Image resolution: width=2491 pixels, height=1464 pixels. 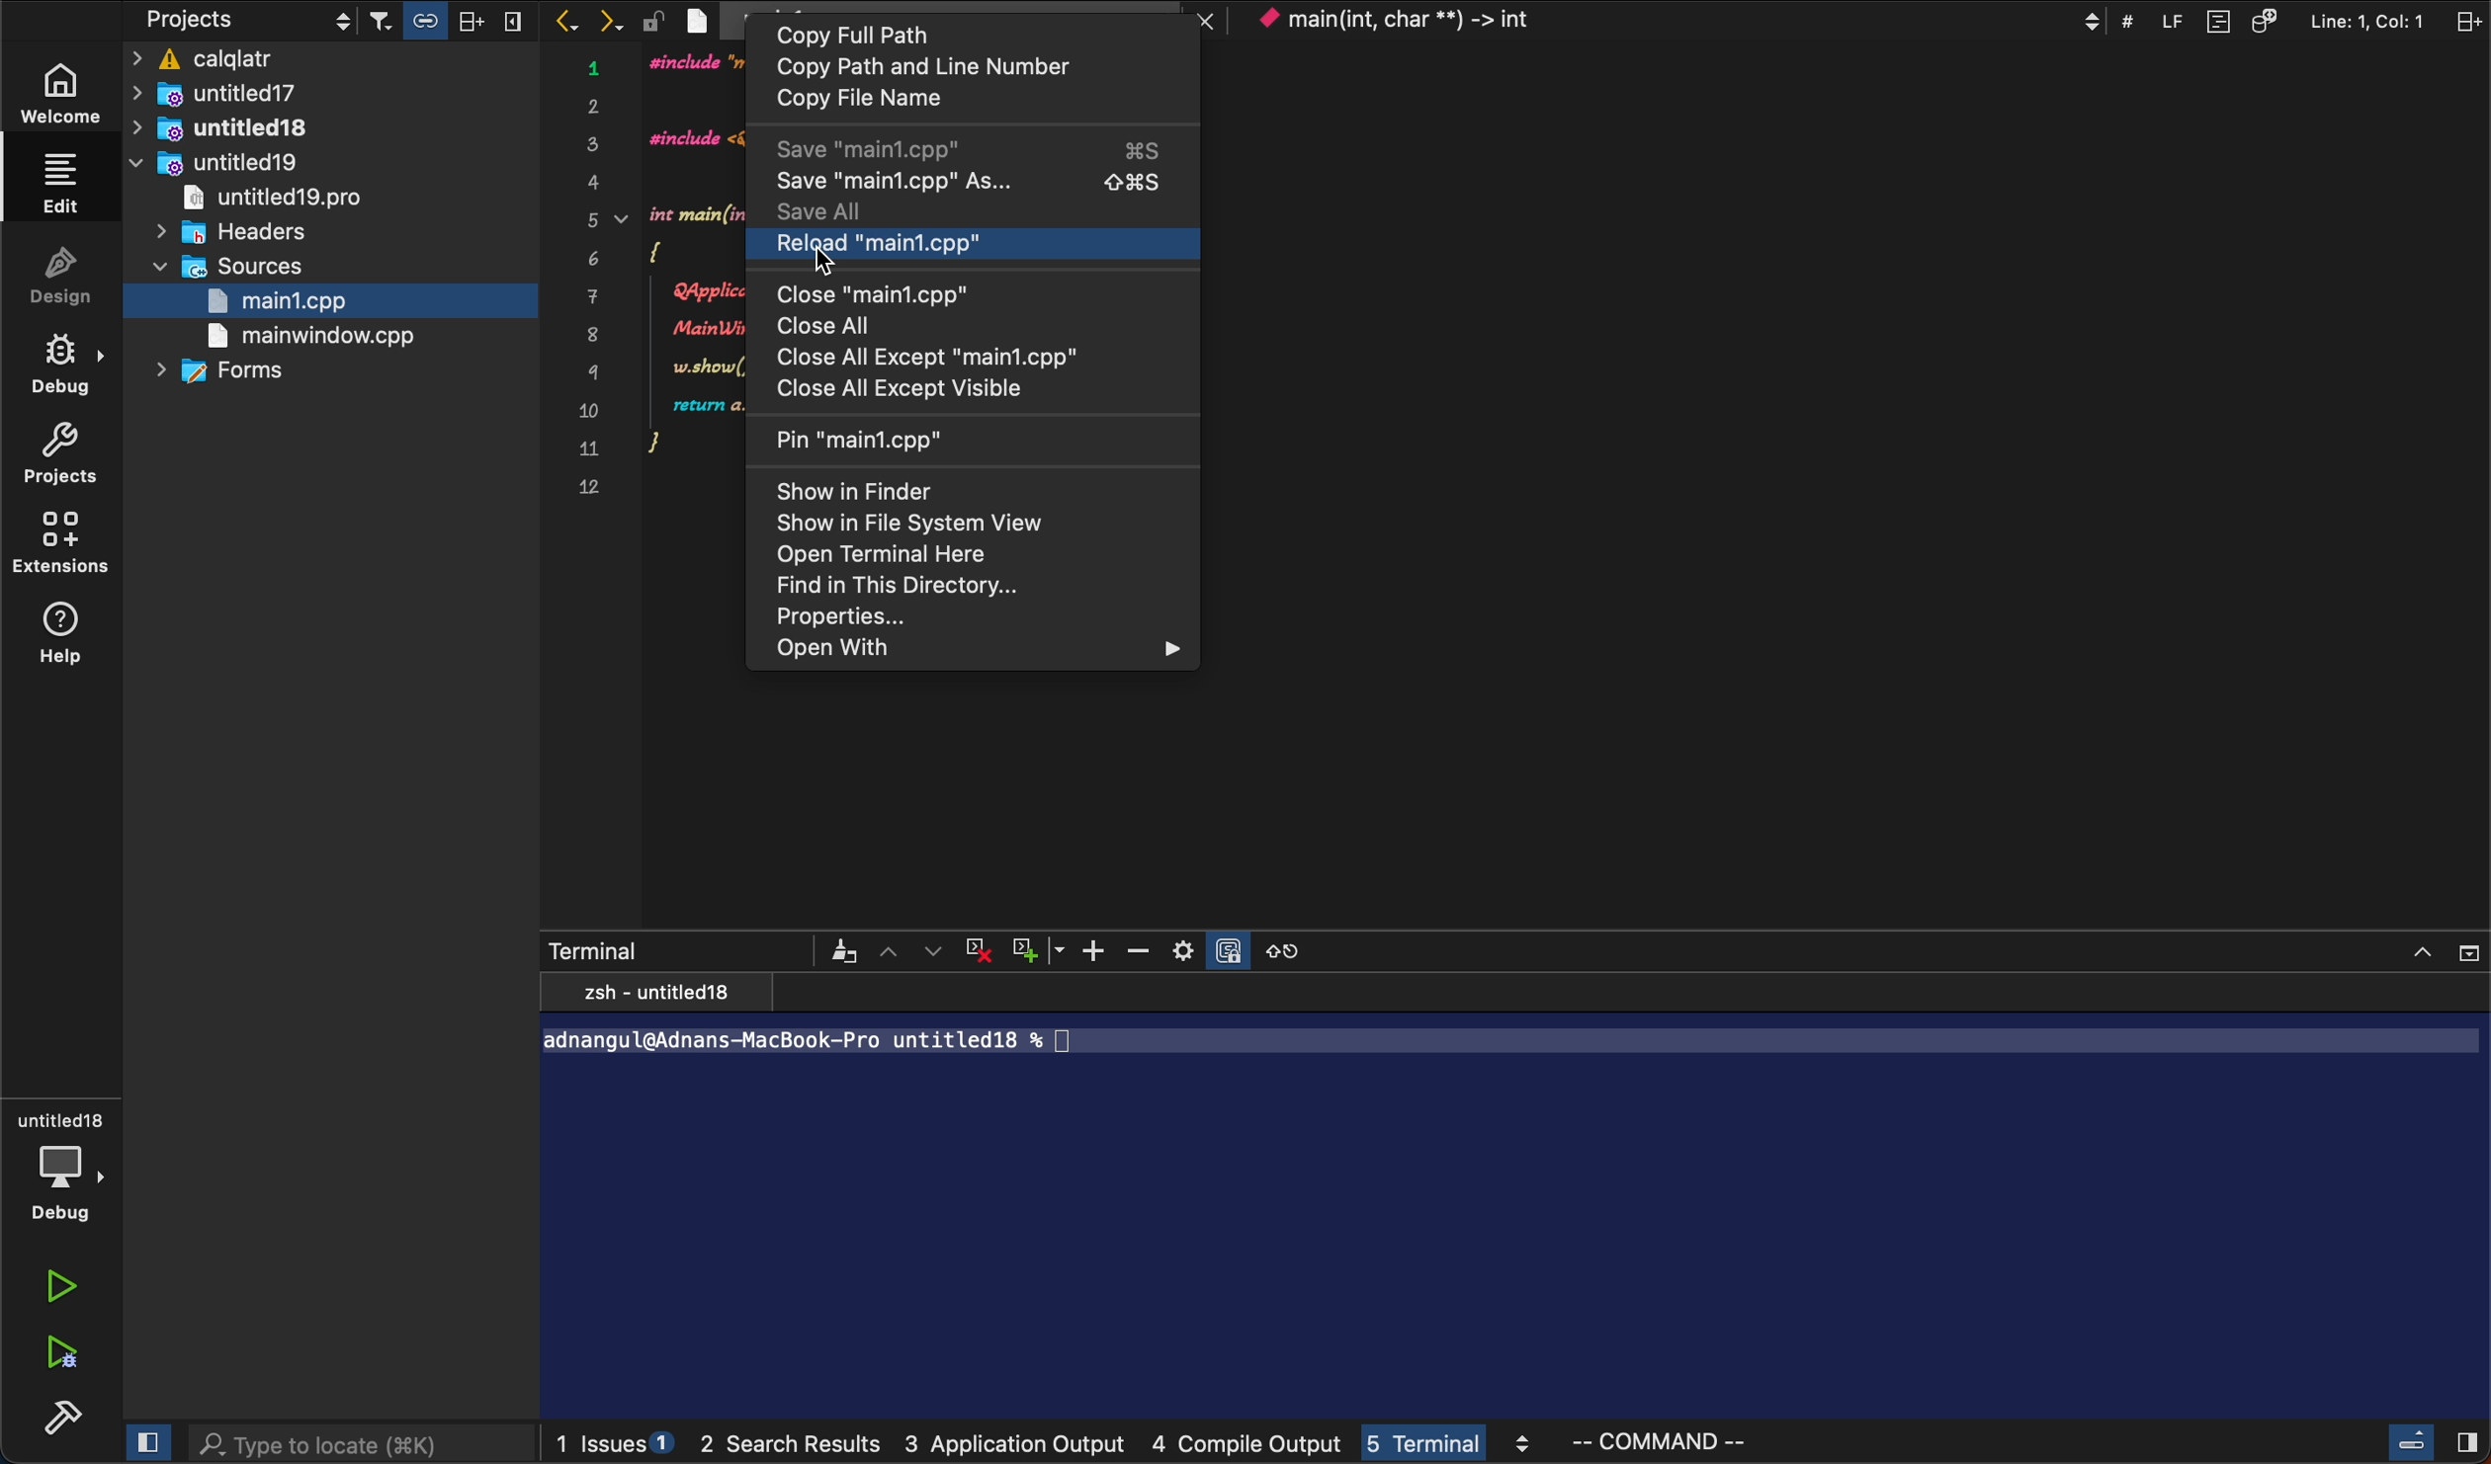 What do you see at coordinates (283, 234) in the screenshot?
I see `headers` at bounding box center [283, 234].